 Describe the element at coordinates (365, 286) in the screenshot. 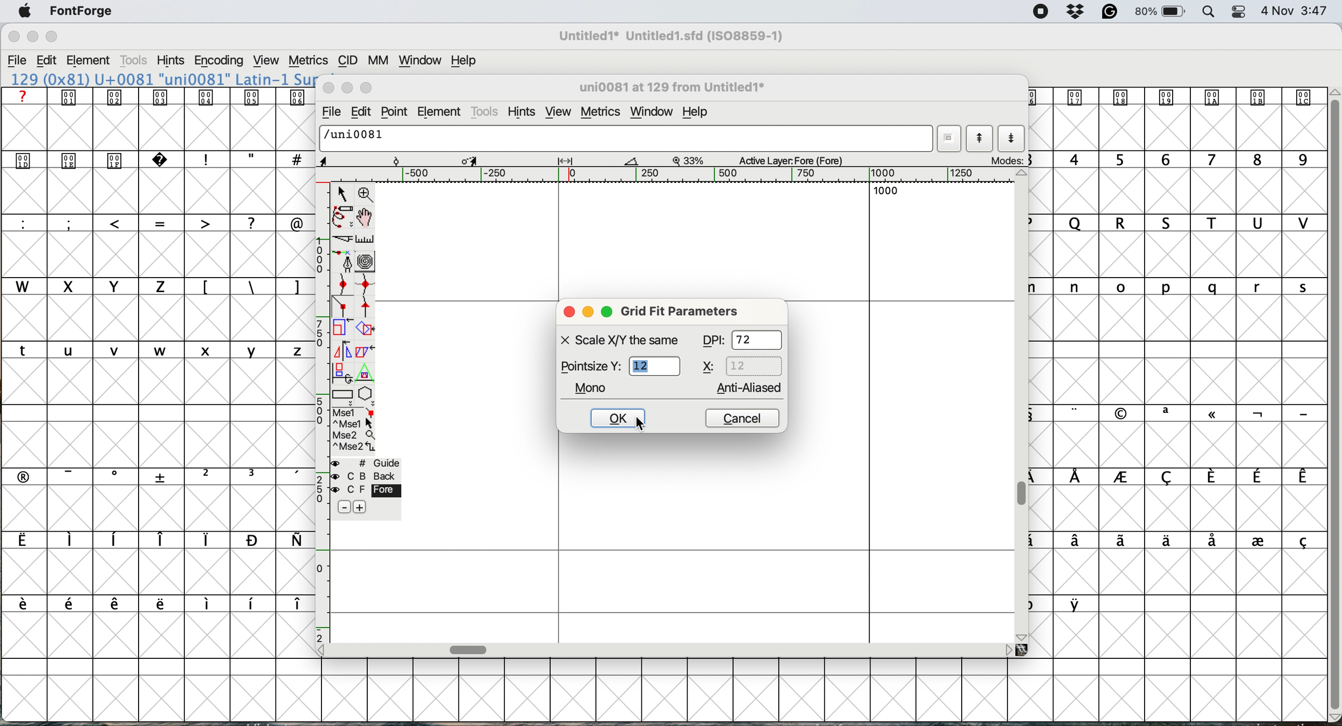

I see `add a curve point horizontal or vertical` at that location.